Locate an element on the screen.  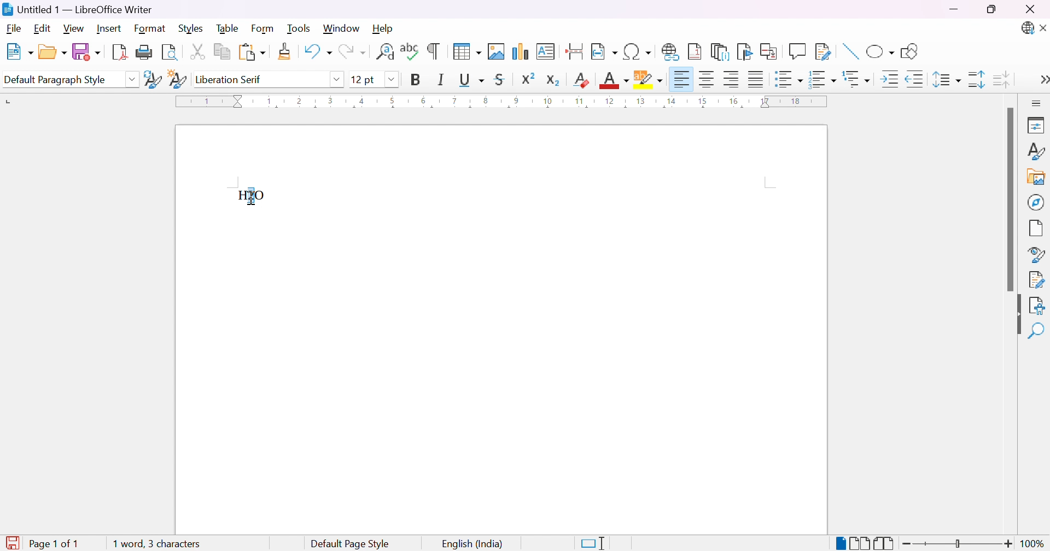
New style from selection is located at coordinates (179, 80).